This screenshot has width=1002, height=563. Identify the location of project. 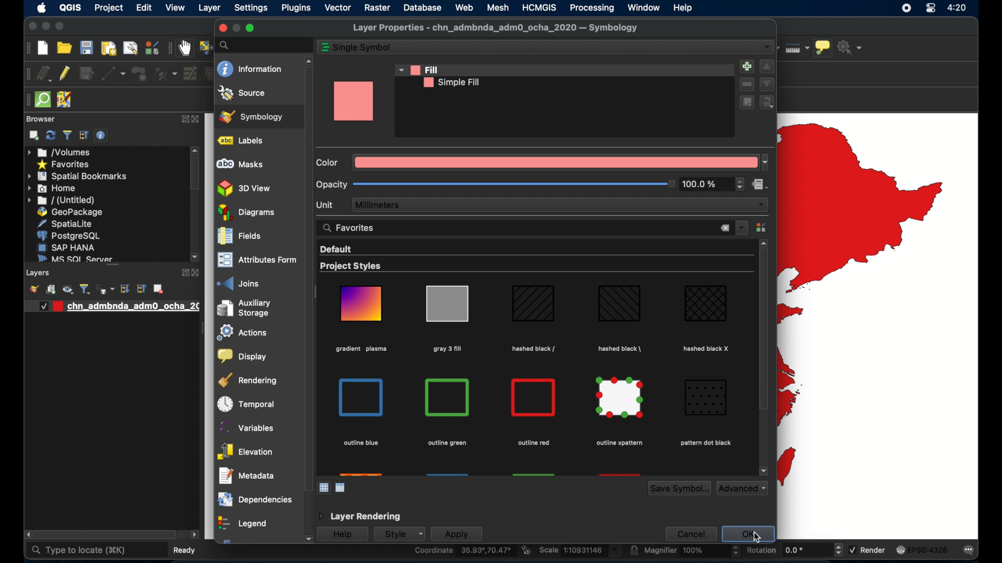
(108, 9).